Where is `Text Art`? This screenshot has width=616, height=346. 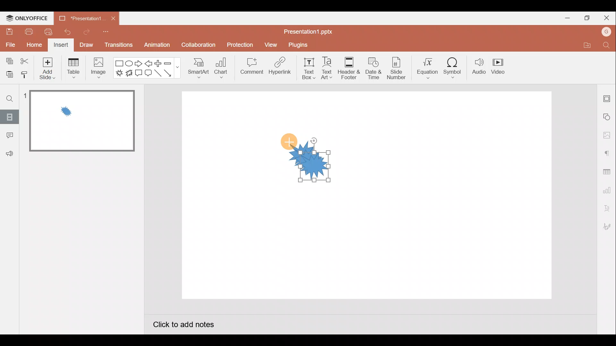
Text Art is located at coordinates (327, 69).